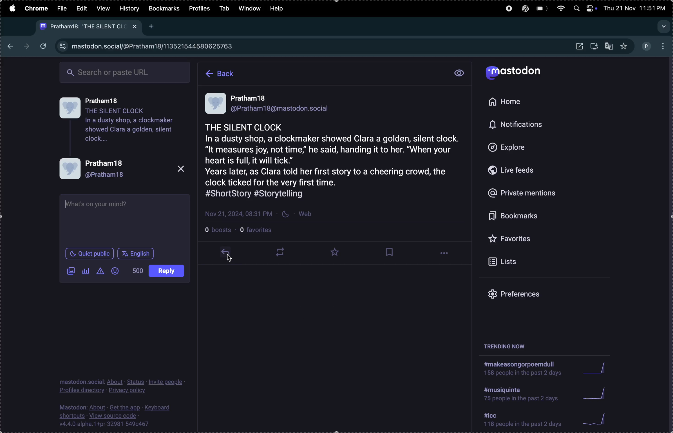  What do you see at coordinates (225, 254) in the screenshot?
I see `reply` at bounding box center [225, 254].